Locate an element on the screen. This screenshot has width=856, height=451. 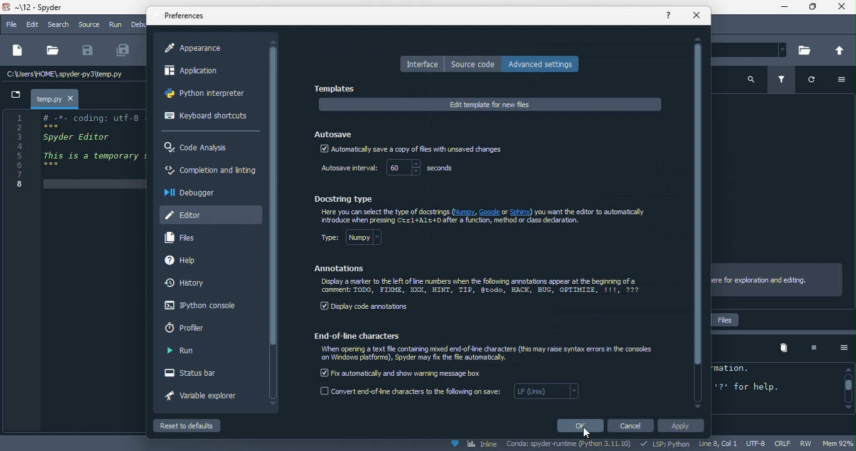
refresh is located at coordinates (817, 82).